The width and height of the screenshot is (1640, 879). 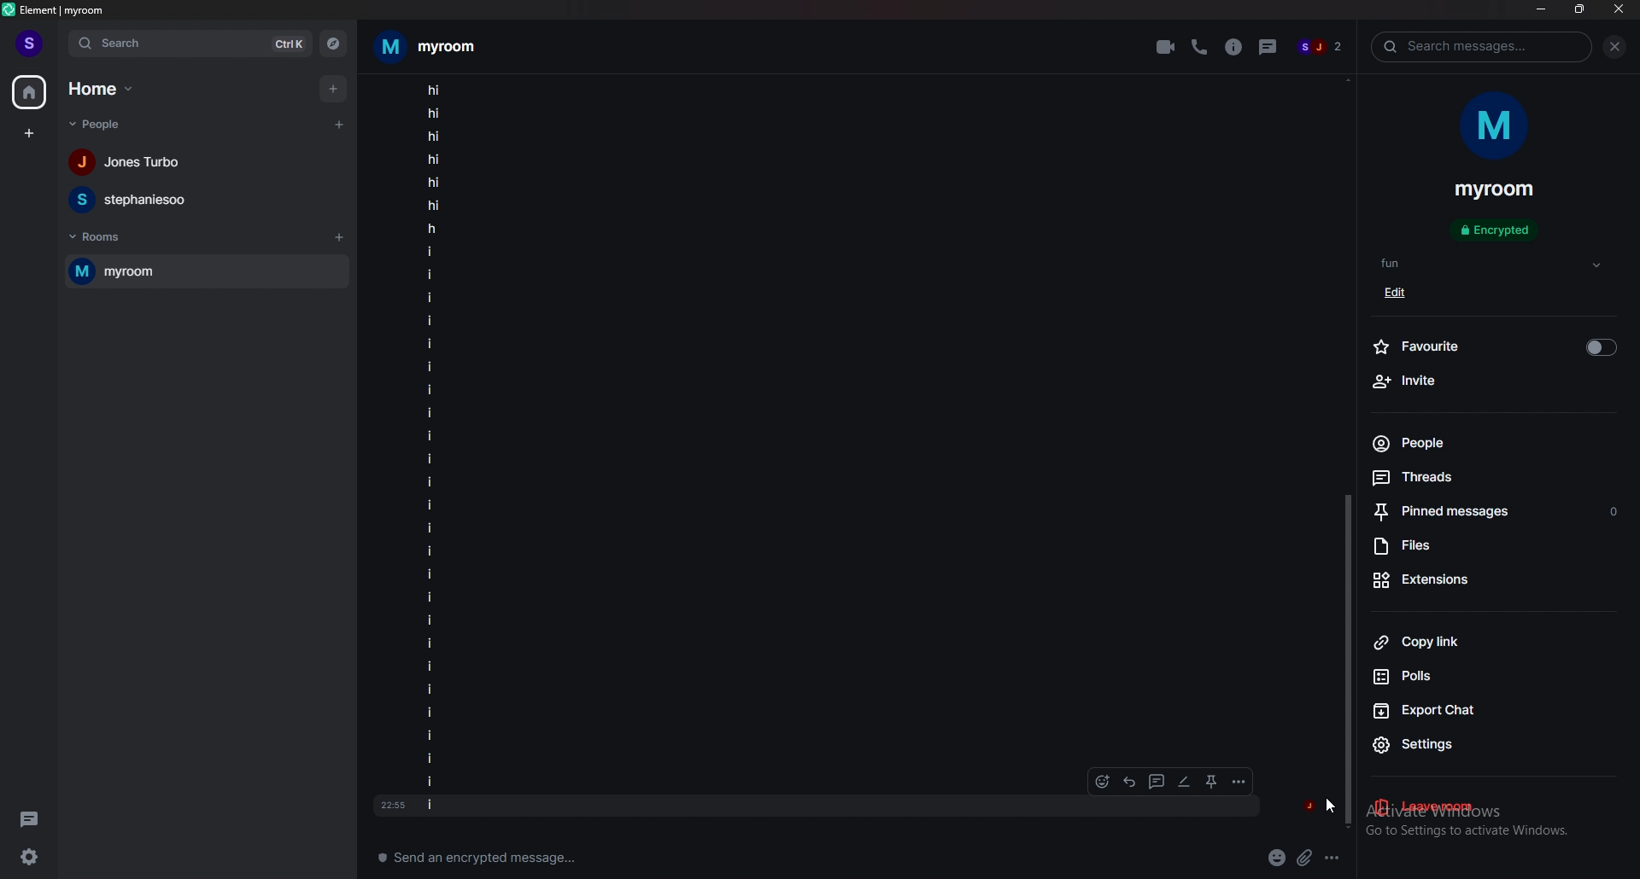 I want to click on export chat, so click(x=1467, y=710).